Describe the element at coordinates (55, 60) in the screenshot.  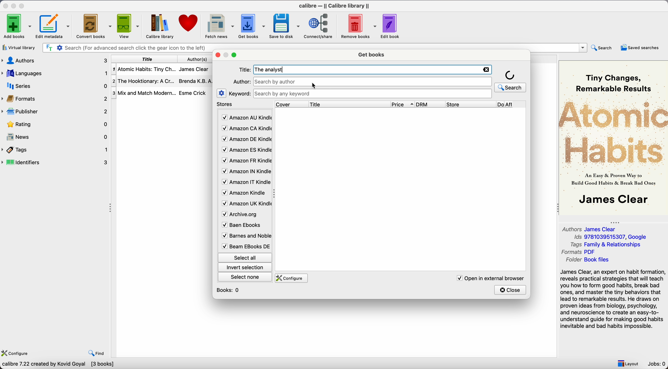
I see `authors` at that location.